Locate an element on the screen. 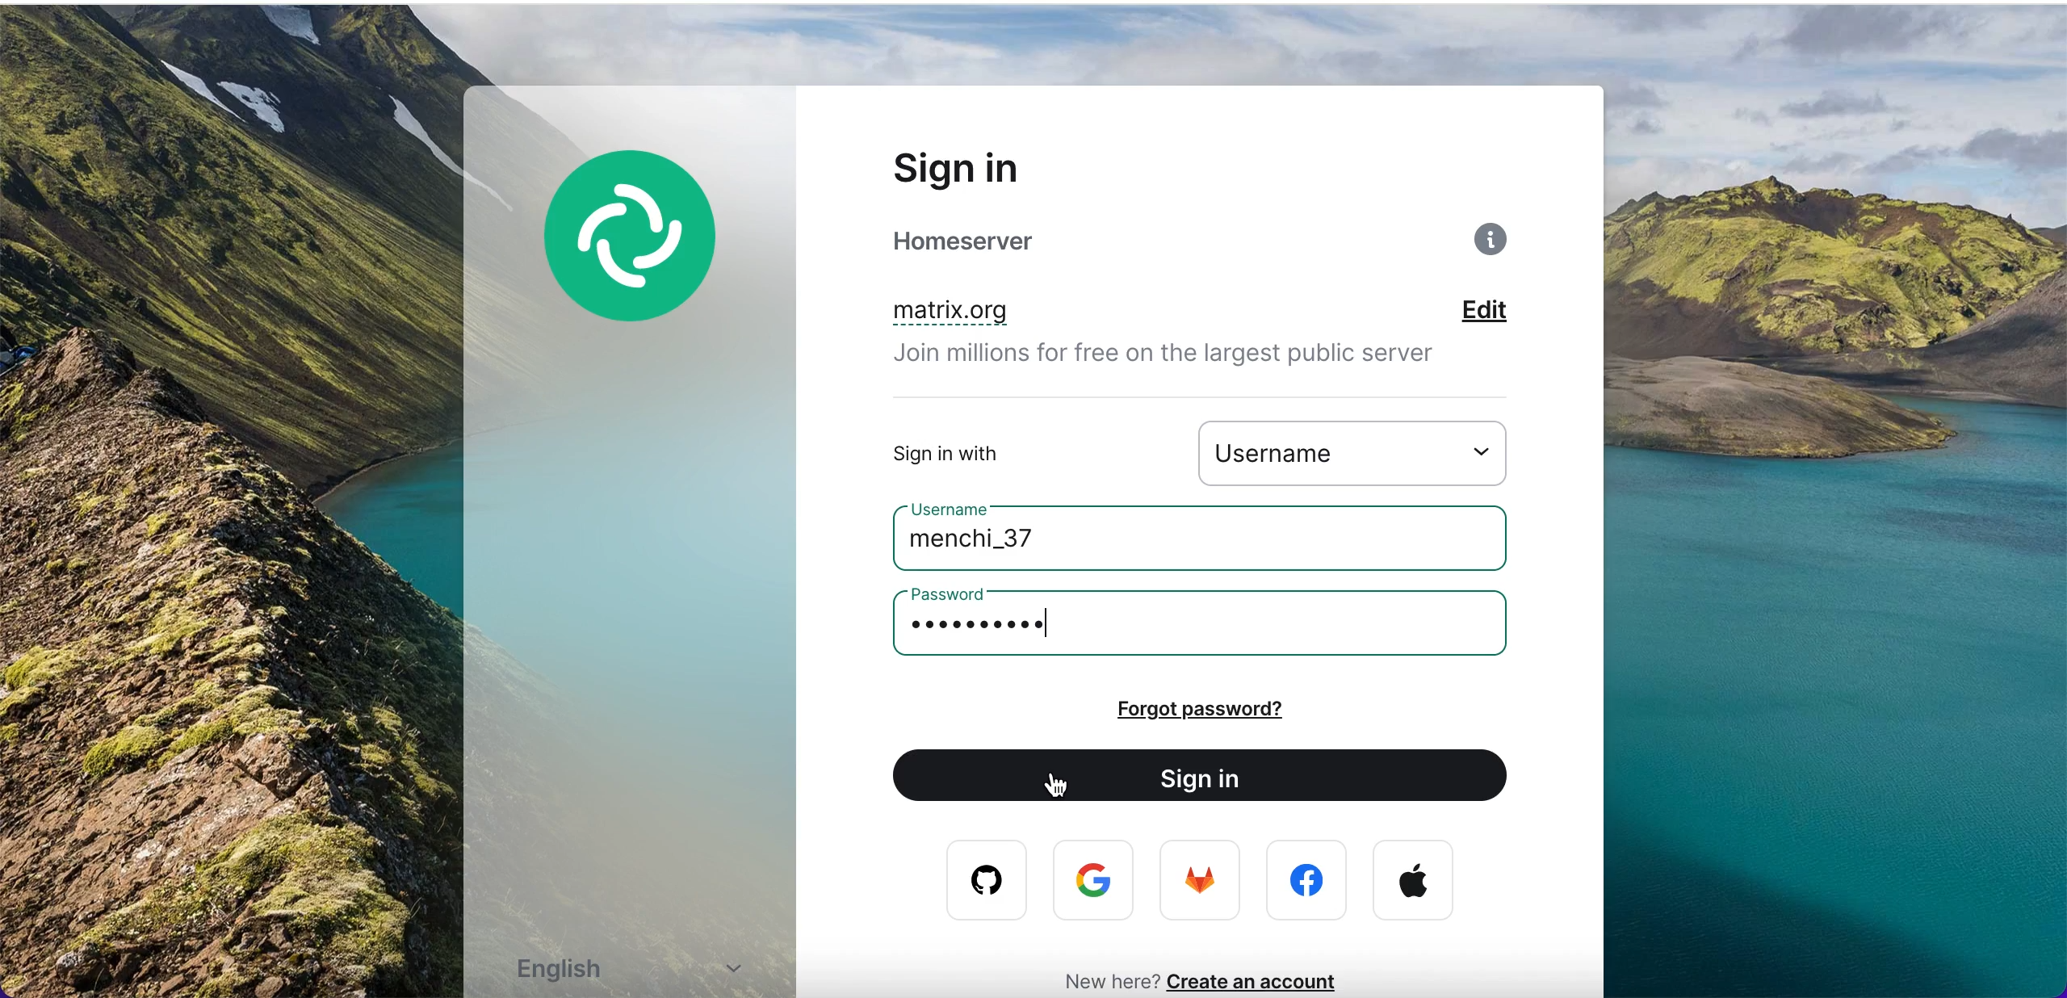 The height and width of the screenshot is (998, 2067). English is located at coordinates (639, 972).